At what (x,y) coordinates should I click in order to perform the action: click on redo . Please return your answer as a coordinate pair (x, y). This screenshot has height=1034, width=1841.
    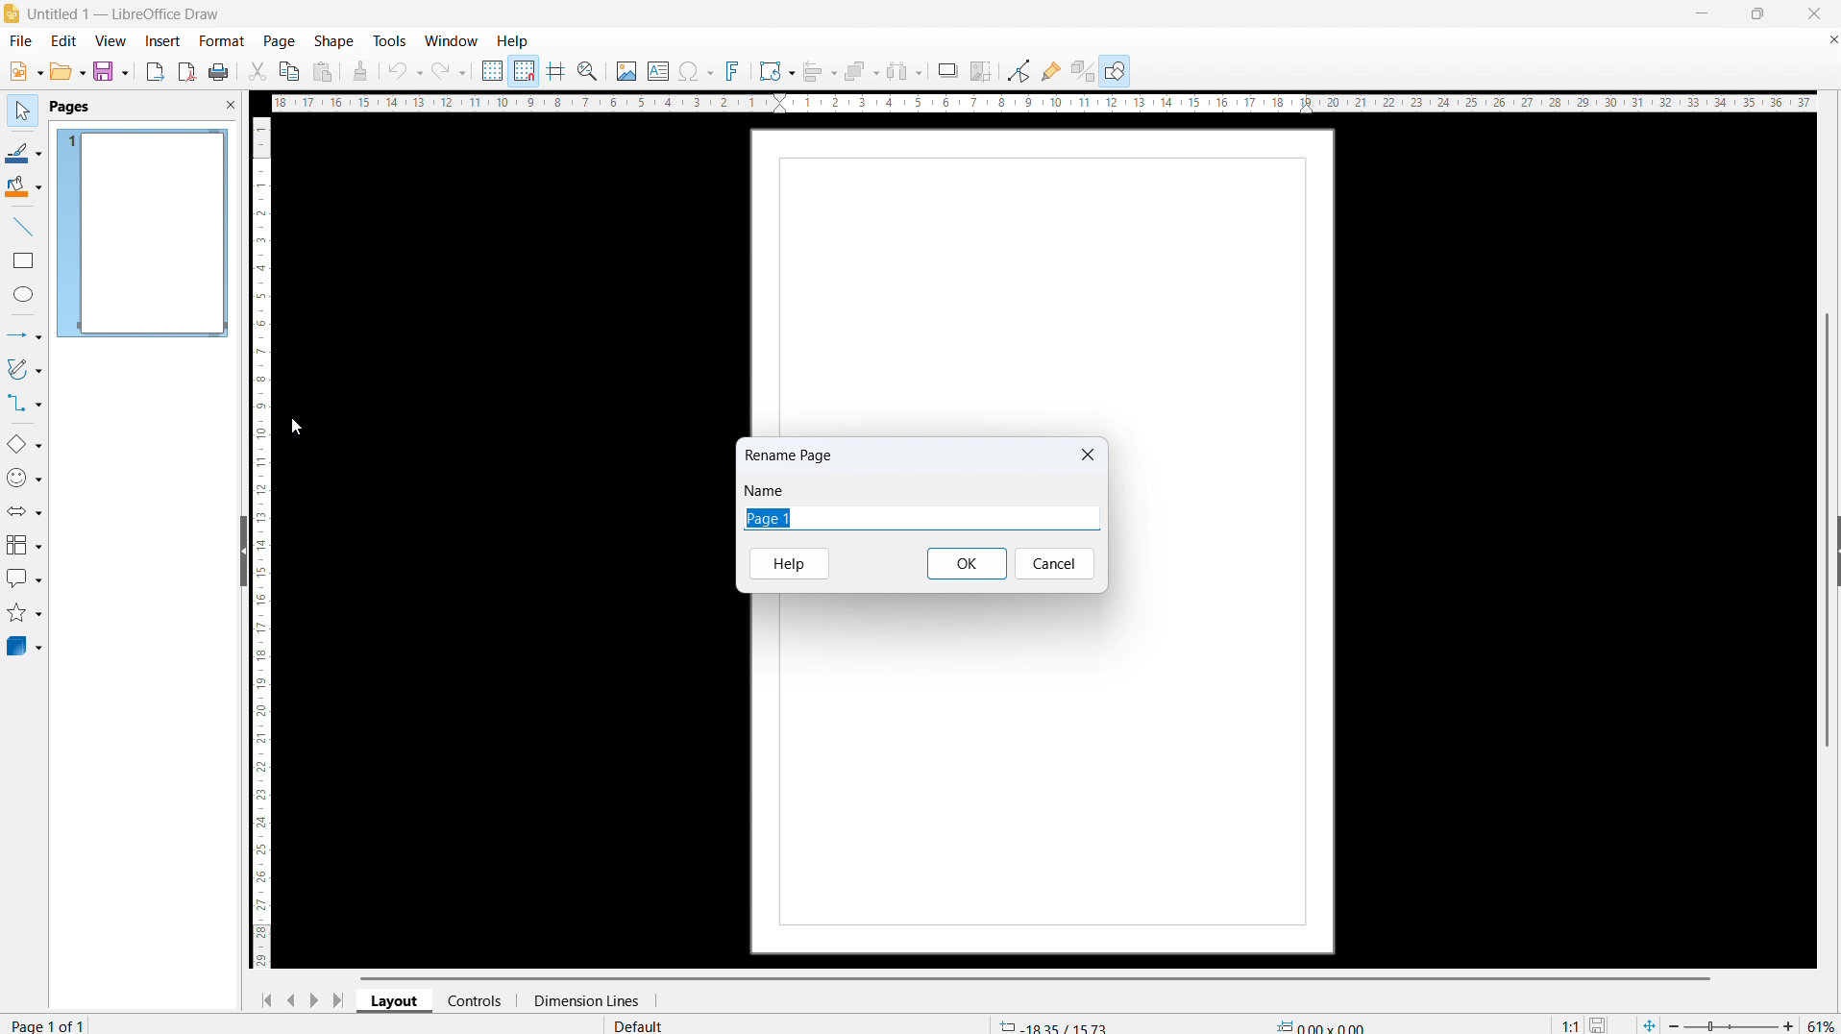
    Looking at the image, I should click on (450, 69).